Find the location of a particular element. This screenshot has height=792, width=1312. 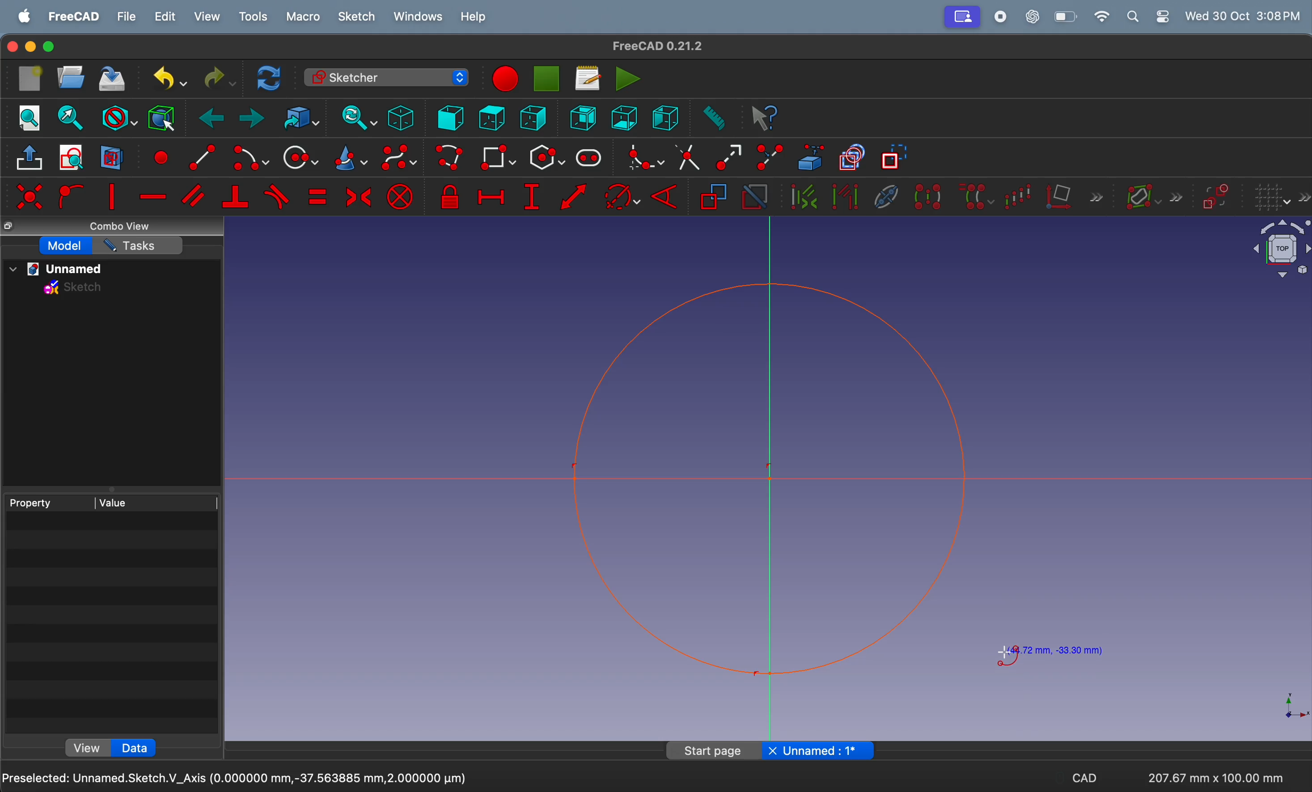

switch virtual space is located at coordinates (1216, 197).